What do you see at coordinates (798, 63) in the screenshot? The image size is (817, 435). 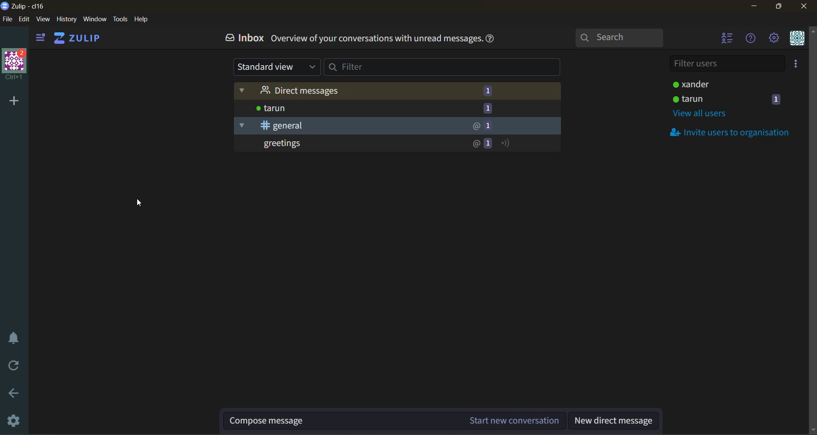 I see `invite users to organisation` at bounding box center [798, 63].